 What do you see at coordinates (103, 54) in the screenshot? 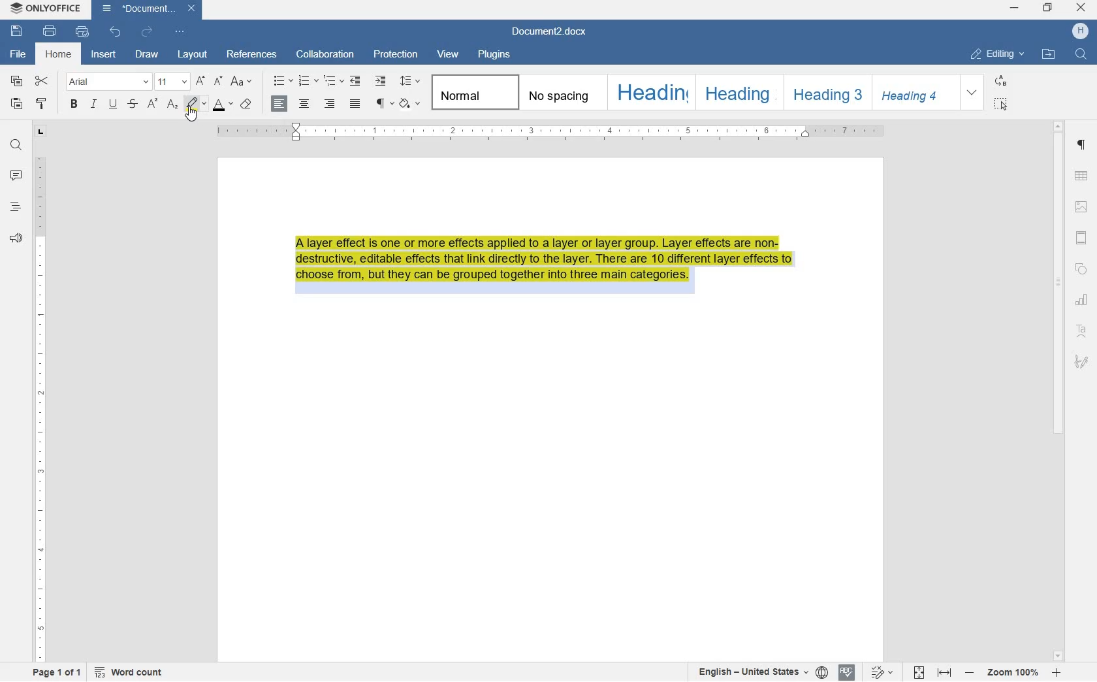
I see `INSERT` at bounding box center [103, 54].